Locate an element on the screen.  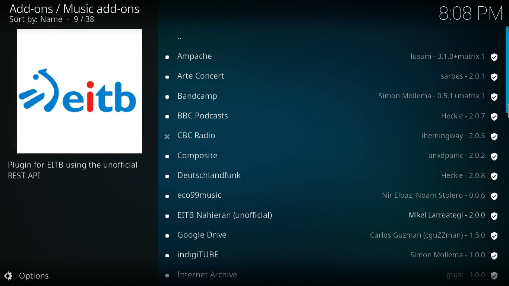
add-ons is located at coordinates (197, 256).